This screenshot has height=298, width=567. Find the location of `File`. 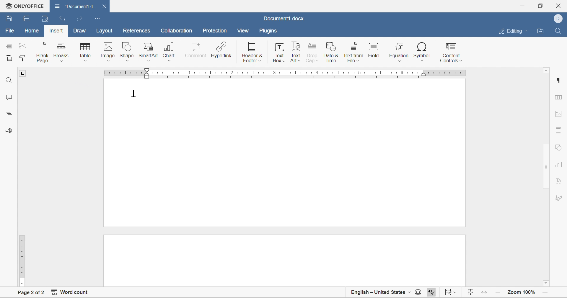

File is located at coordinates (8, 31).